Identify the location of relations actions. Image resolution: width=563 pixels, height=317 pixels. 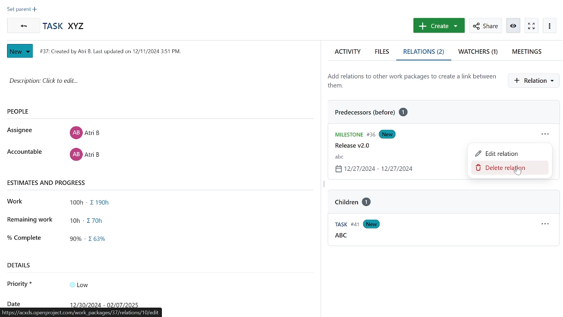
(546, 133).